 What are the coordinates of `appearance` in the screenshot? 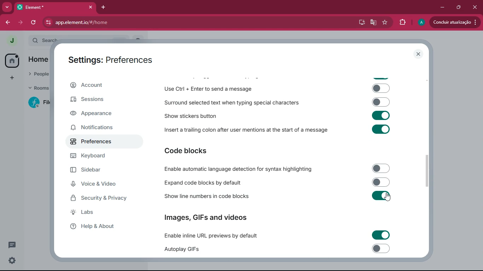 It's located at (94, 114).